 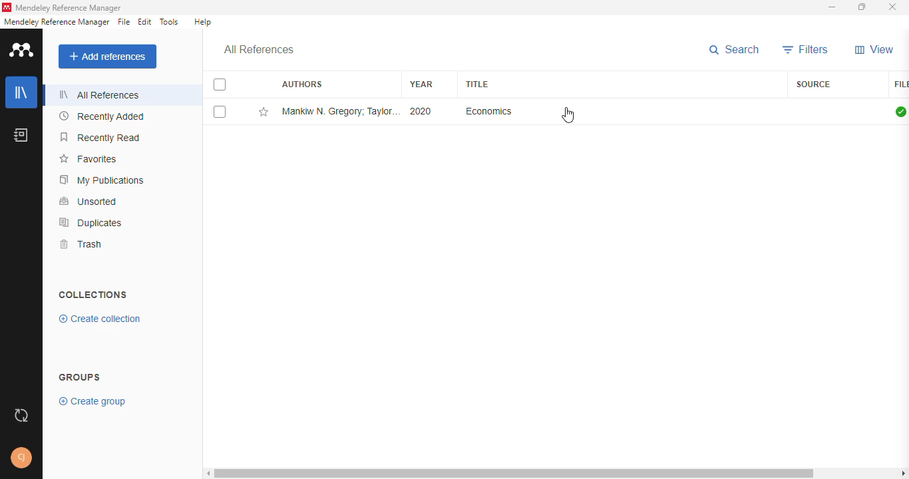 What do you see at coordinates (101, 116) in the screenshot?
I see `recently added` at bounding box center [101, 116].